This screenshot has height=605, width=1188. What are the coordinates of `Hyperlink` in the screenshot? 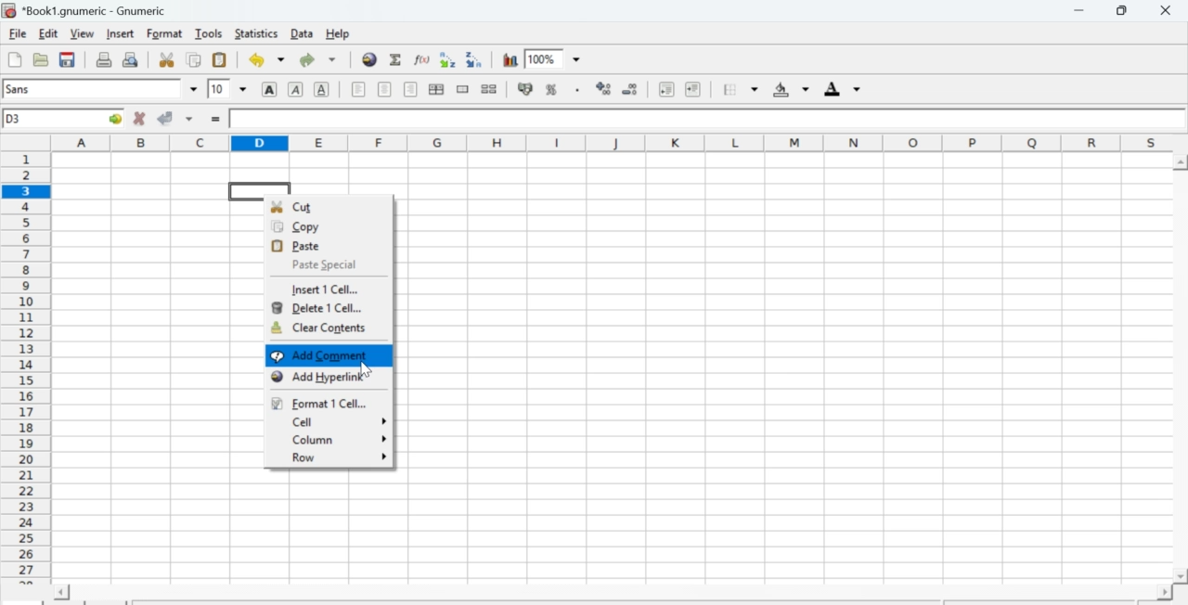 It's located at (369, 60).